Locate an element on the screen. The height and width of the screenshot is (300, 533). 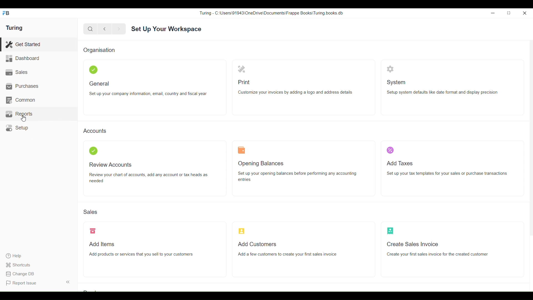
Collapse is located at coordinates (68, 282).